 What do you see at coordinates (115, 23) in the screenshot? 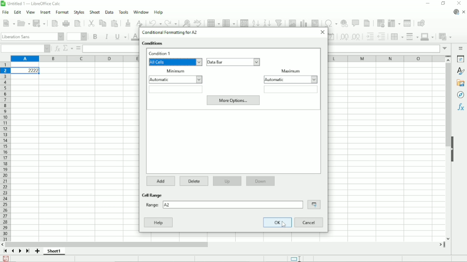
I see `Paste` at bounding box center [115, 23].